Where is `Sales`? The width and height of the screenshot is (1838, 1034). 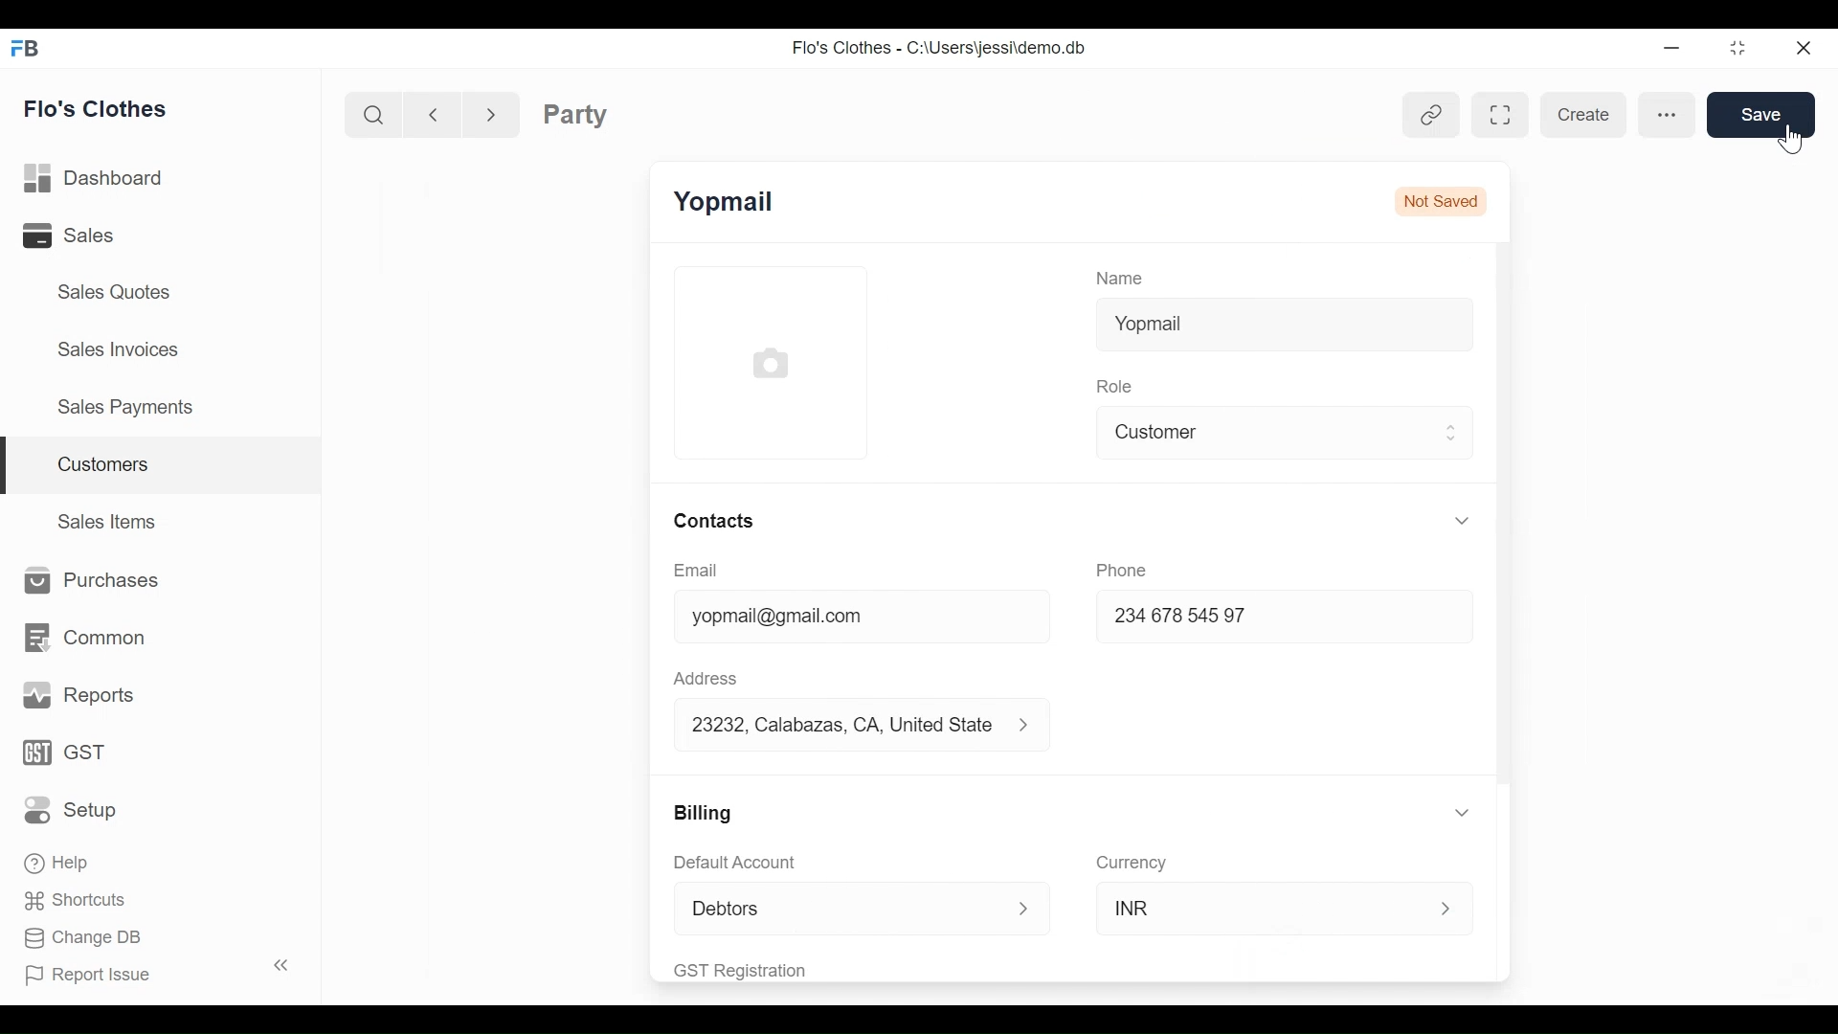
Sales is located at coordinates (95, 235).